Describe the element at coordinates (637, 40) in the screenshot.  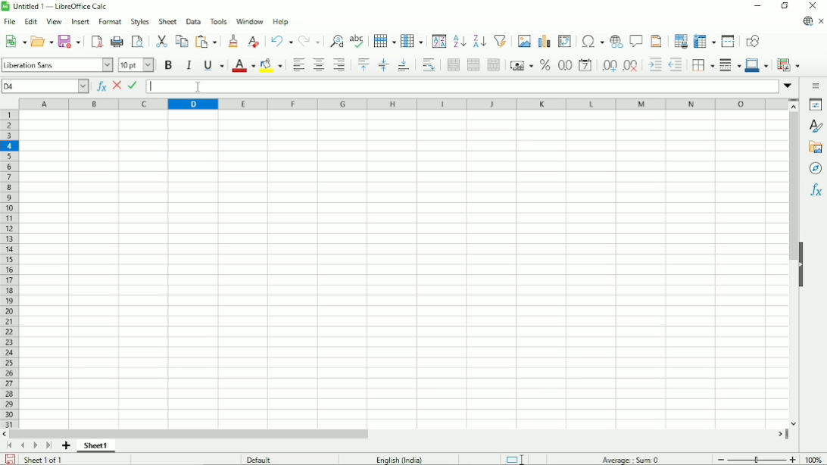
I see `Insert comment` at that location.